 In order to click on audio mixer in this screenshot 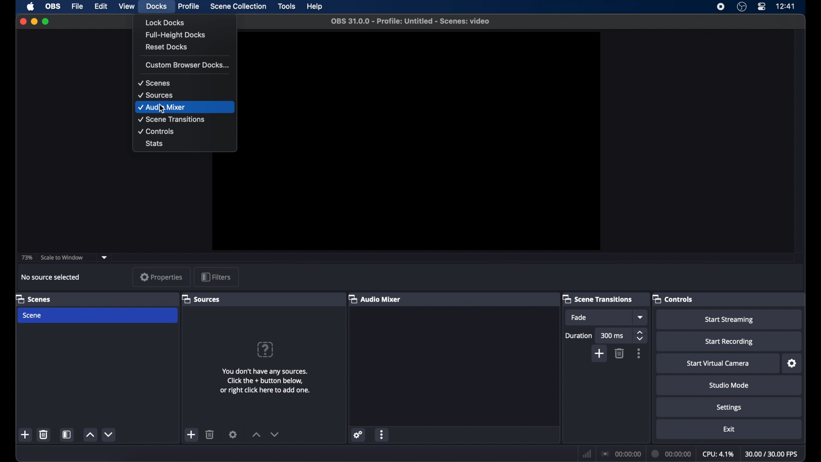, I will do `click(162, 107)`.